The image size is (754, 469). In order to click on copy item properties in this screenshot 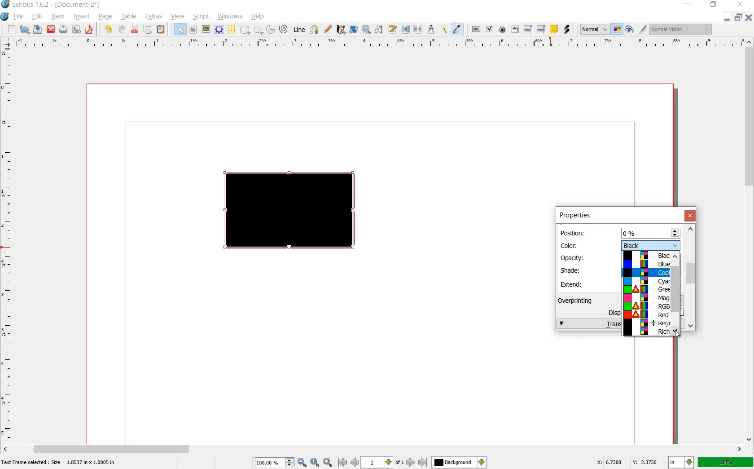, I will do `click(445, 29)`.